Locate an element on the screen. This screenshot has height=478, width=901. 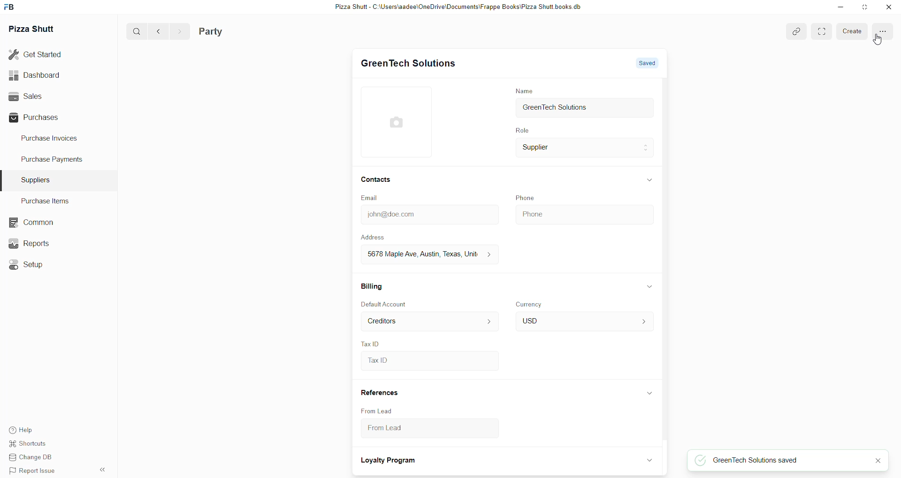
next page is located at coordinates (177, 31).